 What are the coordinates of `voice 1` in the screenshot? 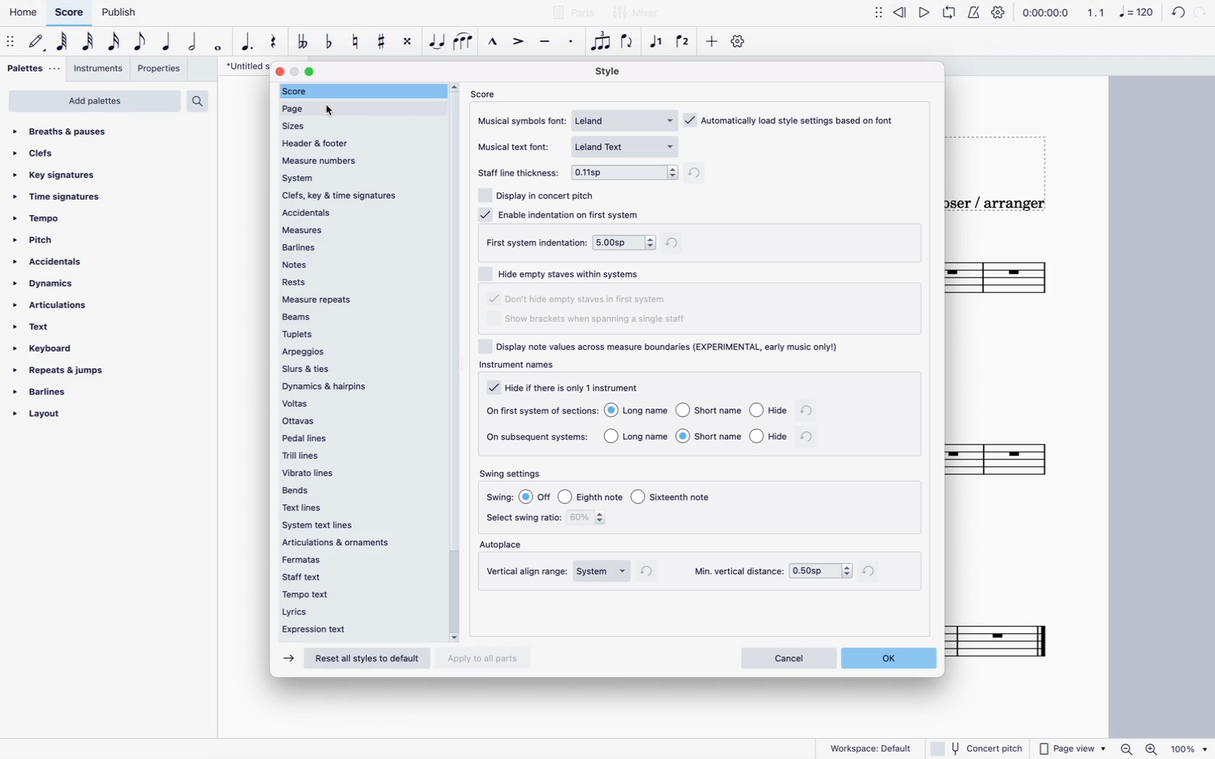 It's located at (657, 43).